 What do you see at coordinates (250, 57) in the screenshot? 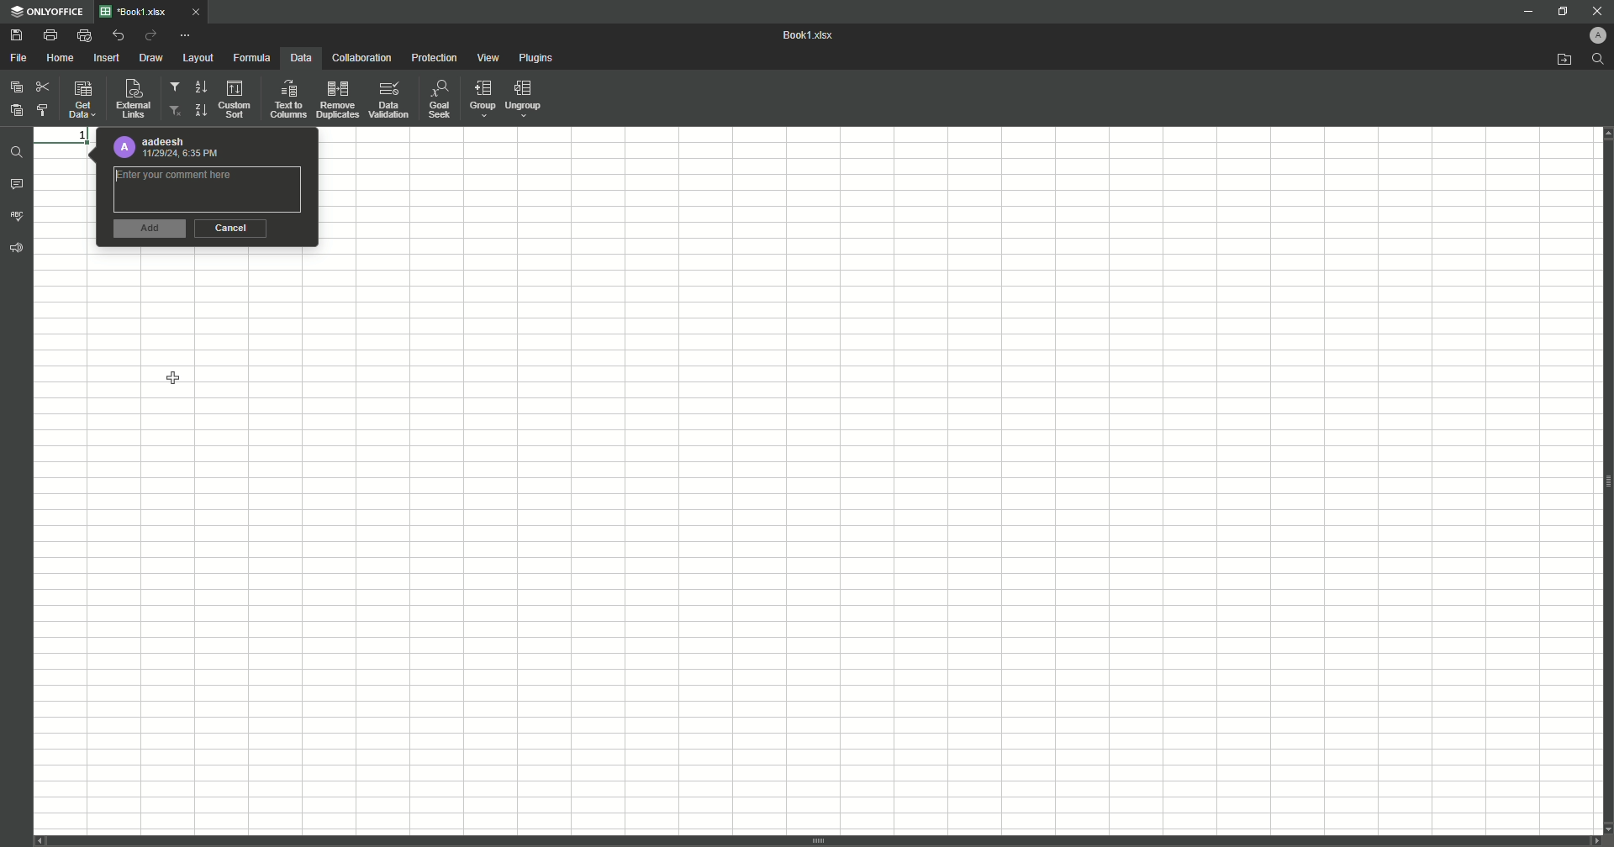
I see `Formula` at bounding box center [250, 57].